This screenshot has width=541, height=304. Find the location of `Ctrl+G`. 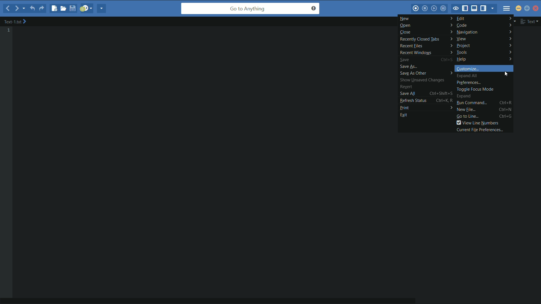

Ctrl+G is located at coordinates (506, 117).